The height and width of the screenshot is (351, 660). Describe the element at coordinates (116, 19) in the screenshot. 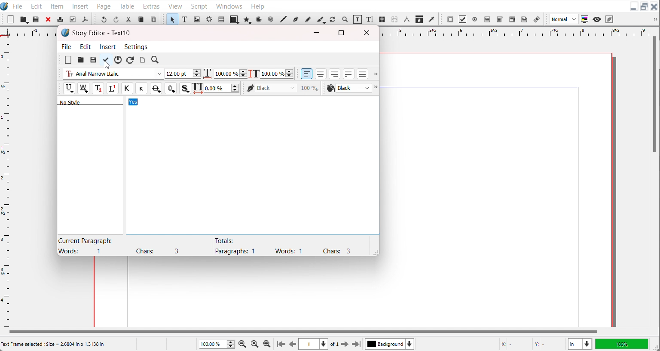

I see `Redo` at that location.